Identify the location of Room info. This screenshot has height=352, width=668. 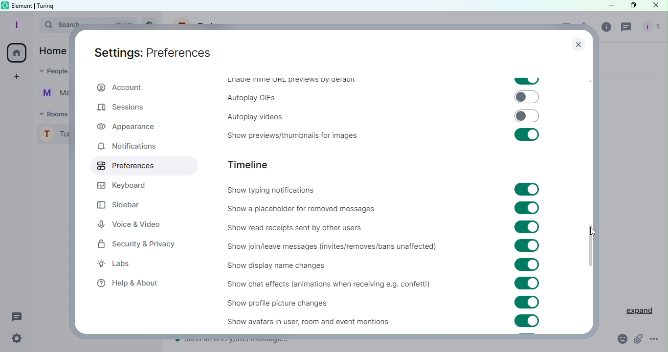
(607, 29).